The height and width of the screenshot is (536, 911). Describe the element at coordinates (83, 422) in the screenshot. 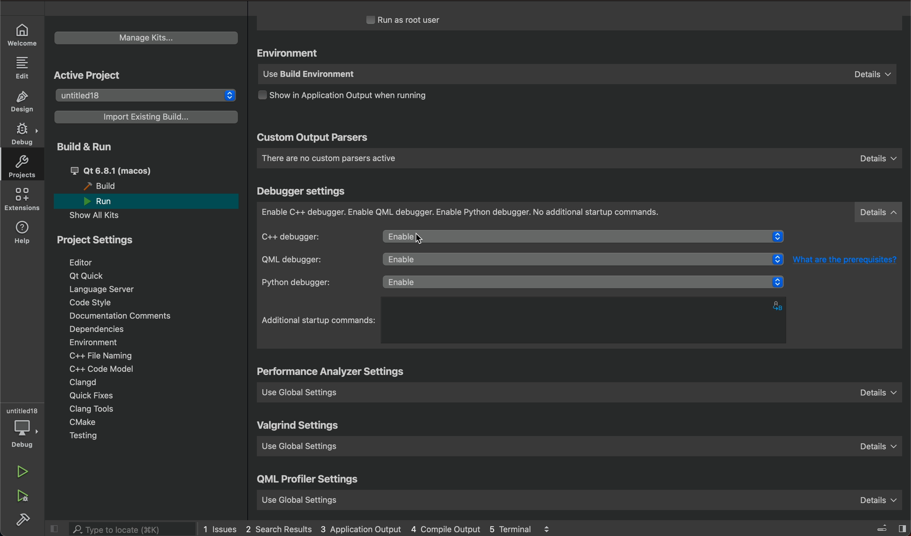

I see `cmake` at that location.